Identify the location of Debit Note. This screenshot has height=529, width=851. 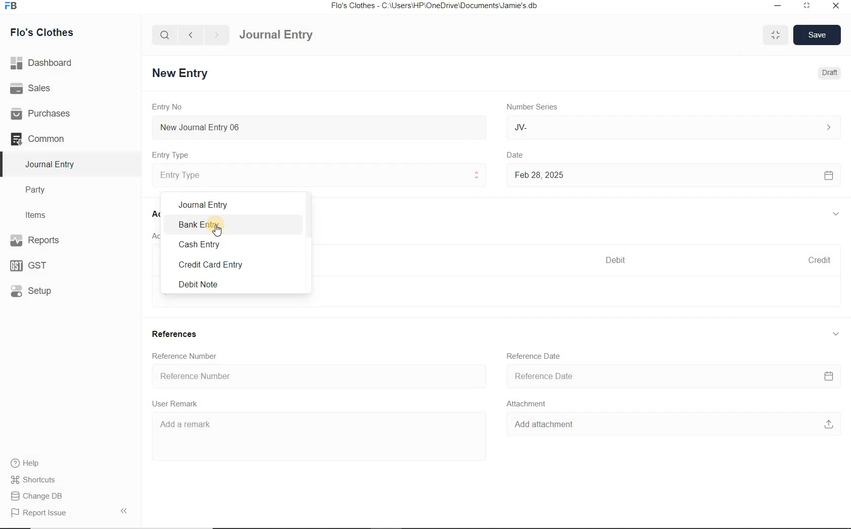
(216, 284).